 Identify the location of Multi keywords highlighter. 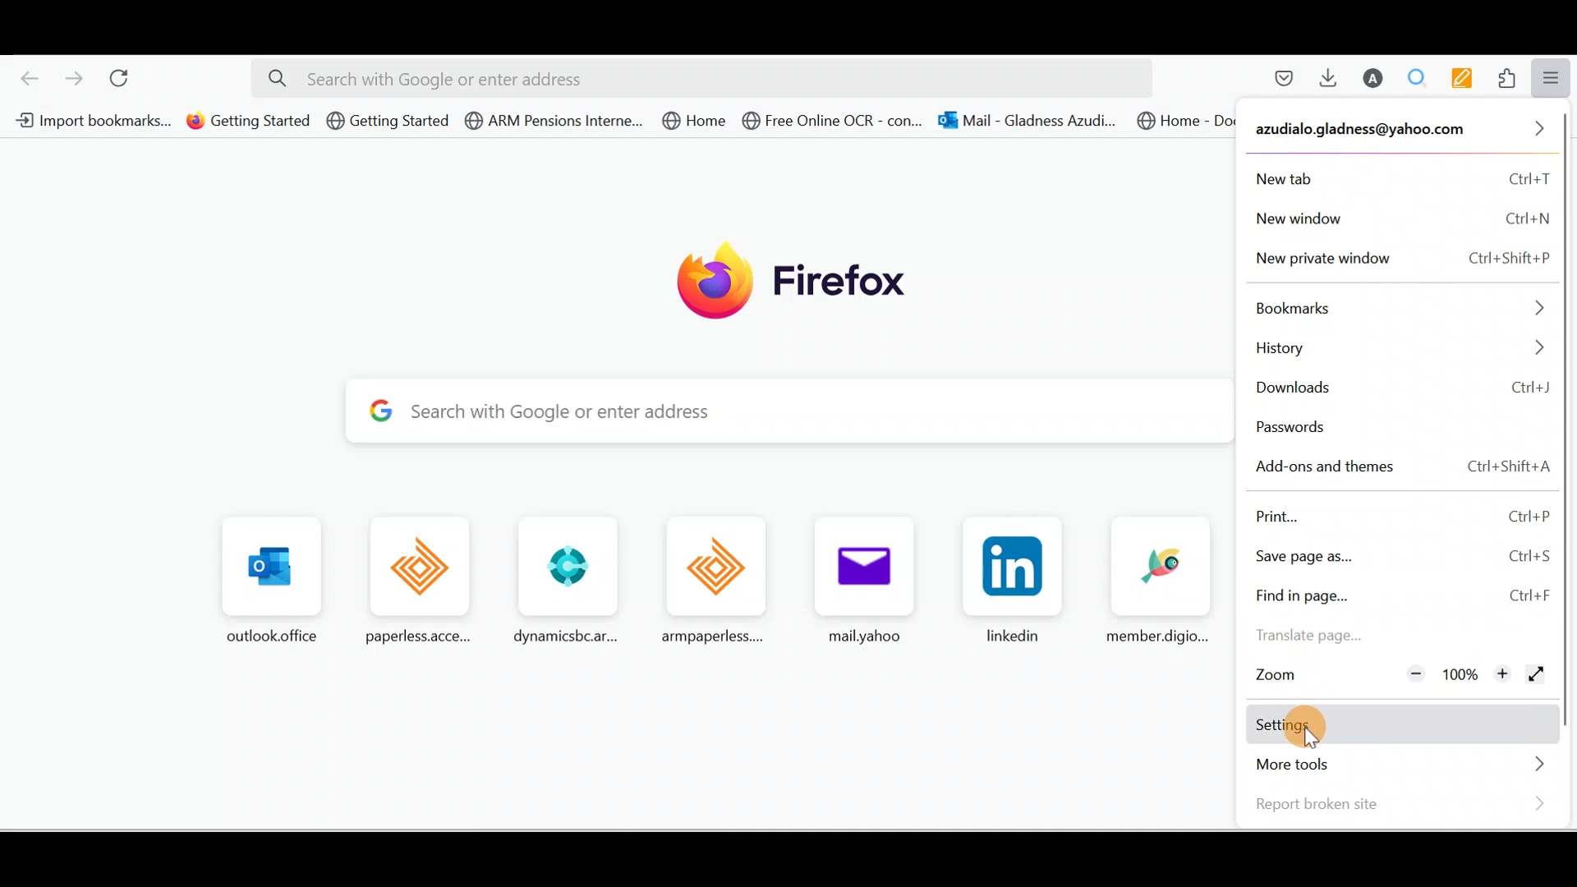
(1467, 79).